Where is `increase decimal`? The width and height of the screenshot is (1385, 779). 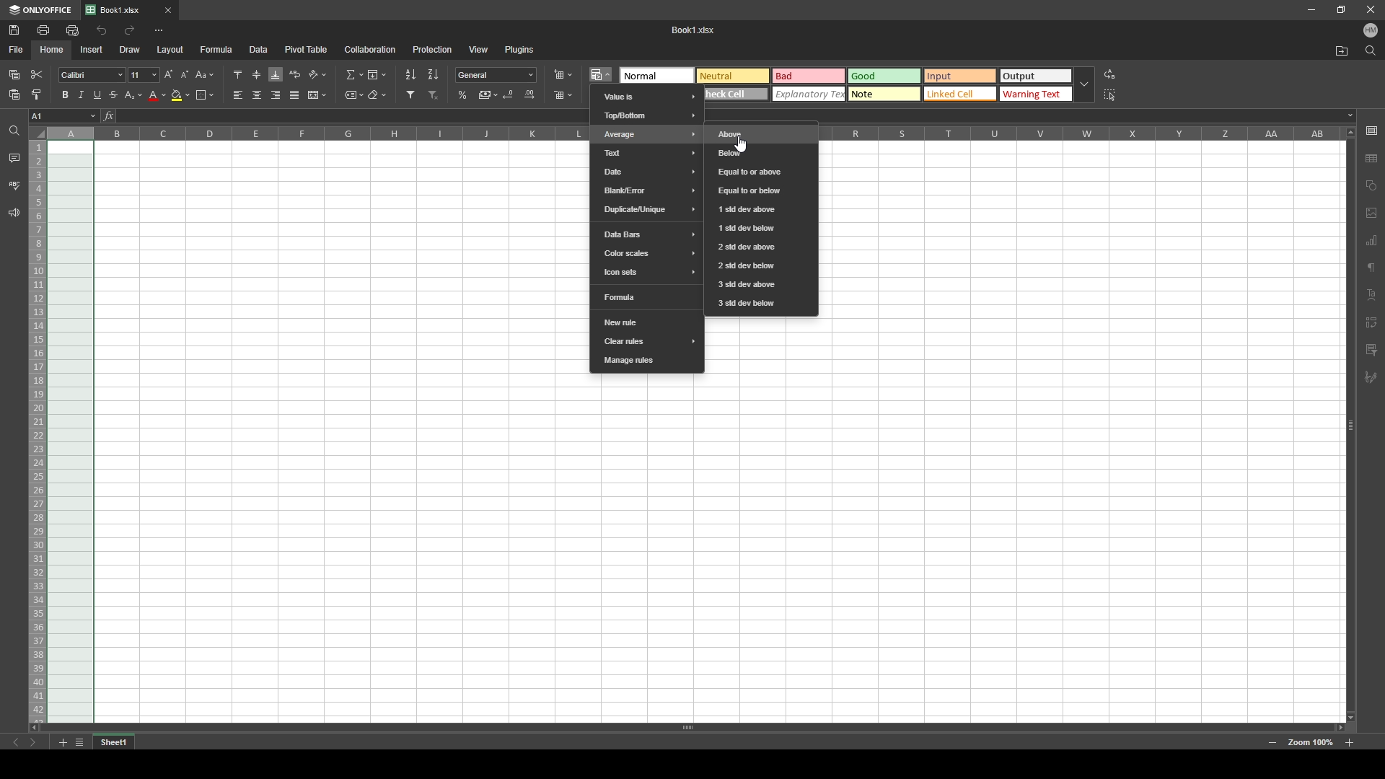 increase decimal is located at coordinates (529, 94).